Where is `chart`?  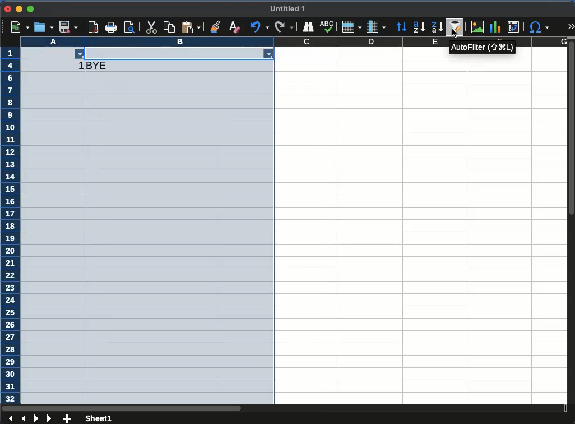
chart is located at coordinates (494, 27).